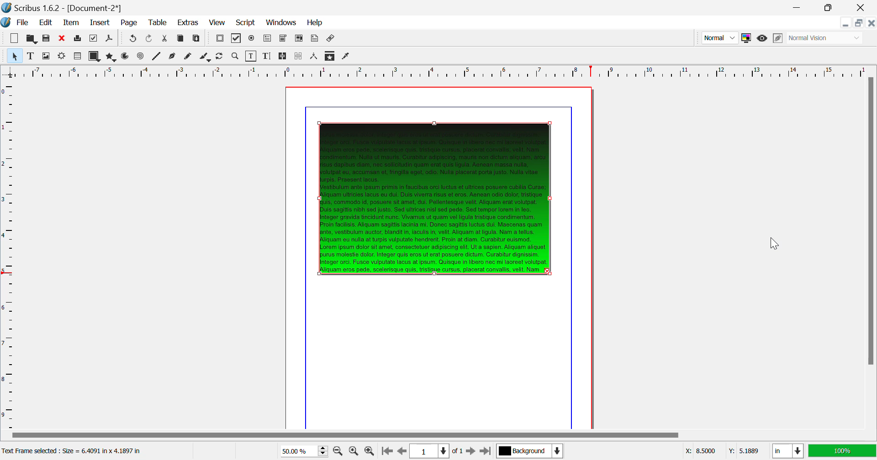  Describe the element at coordinates (722, 451) in the screenshot. I see `Cursor Coordinates` at that location.